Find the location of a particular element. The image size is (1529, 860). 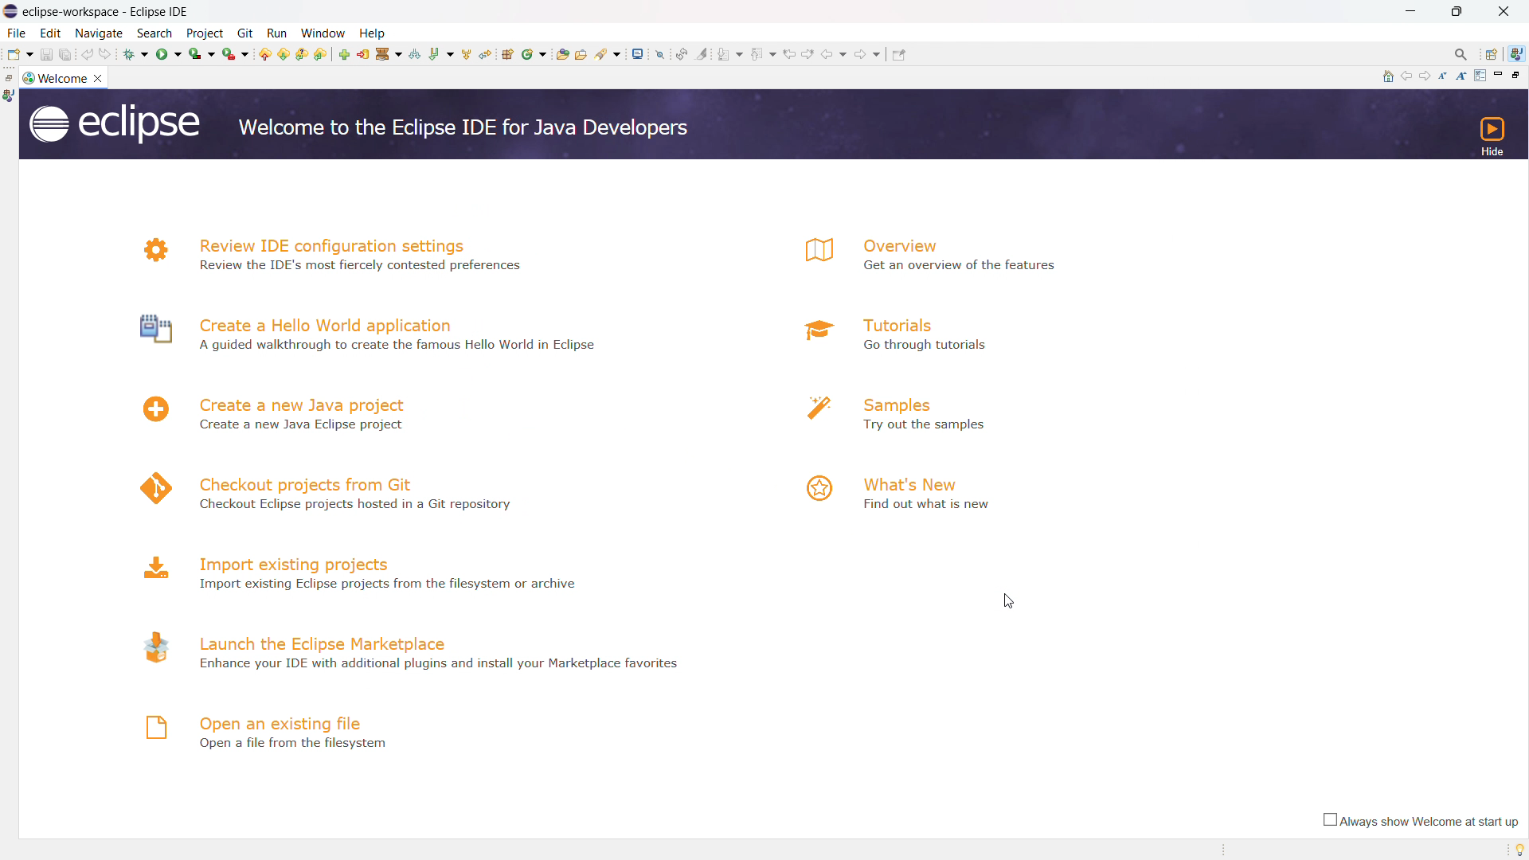

a Go through tutorials is located at coordinates (941, 344).